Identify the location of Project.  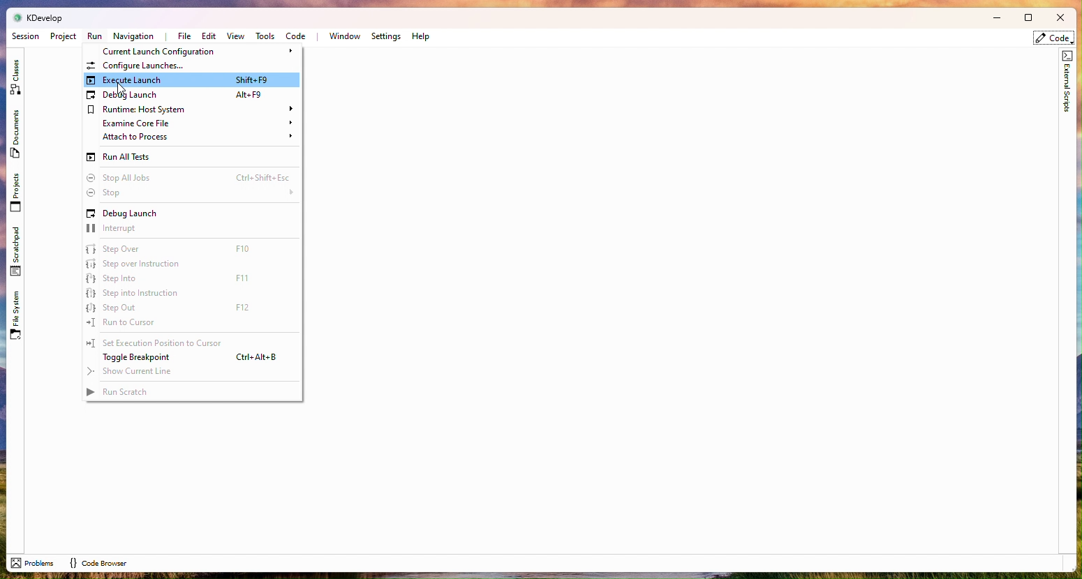
(63, 36).